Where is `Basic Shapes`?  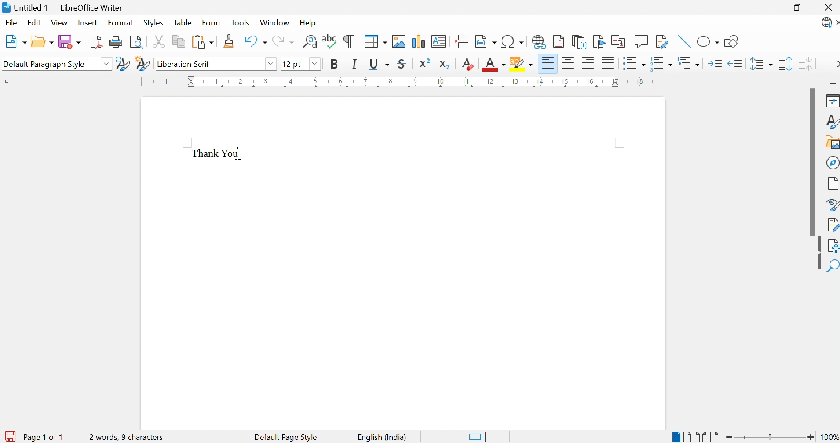 Basic Shapes is located at coordinates (707, 40).